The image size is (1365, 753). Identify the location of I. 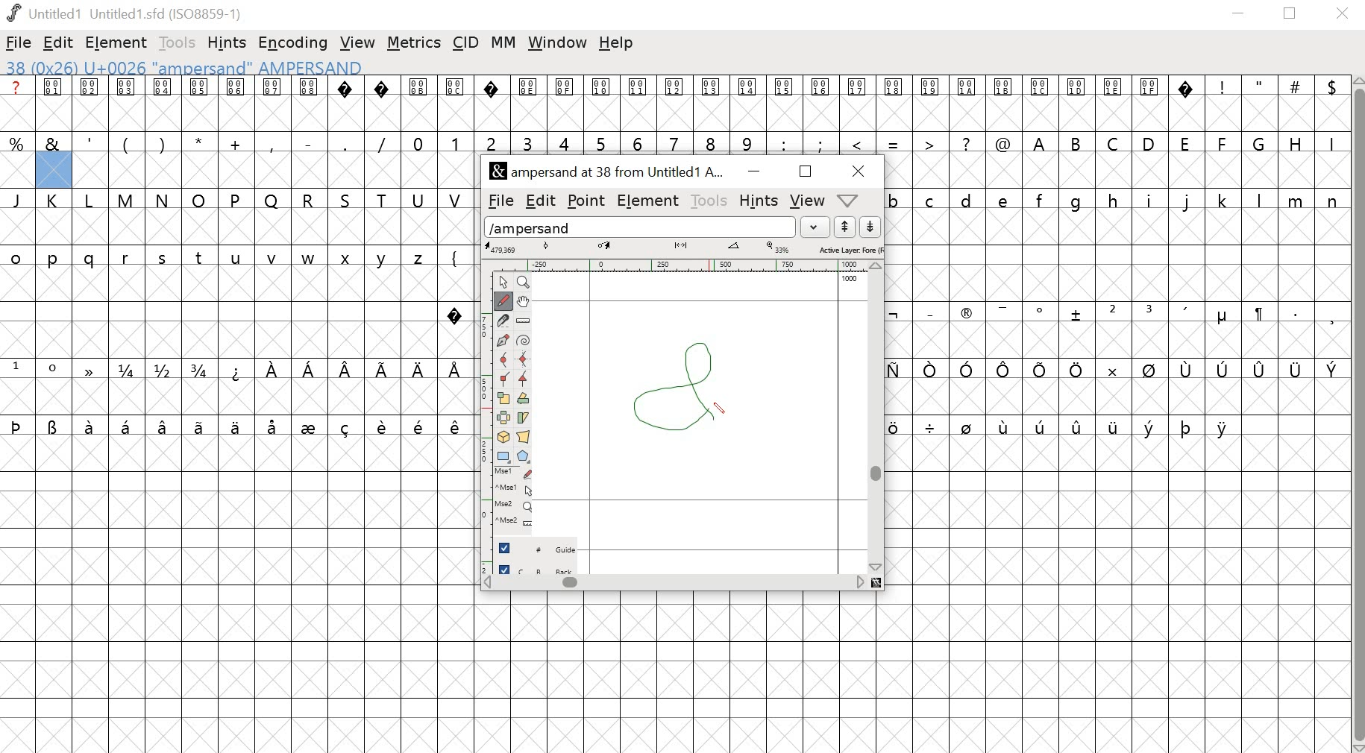
(1330, 142).